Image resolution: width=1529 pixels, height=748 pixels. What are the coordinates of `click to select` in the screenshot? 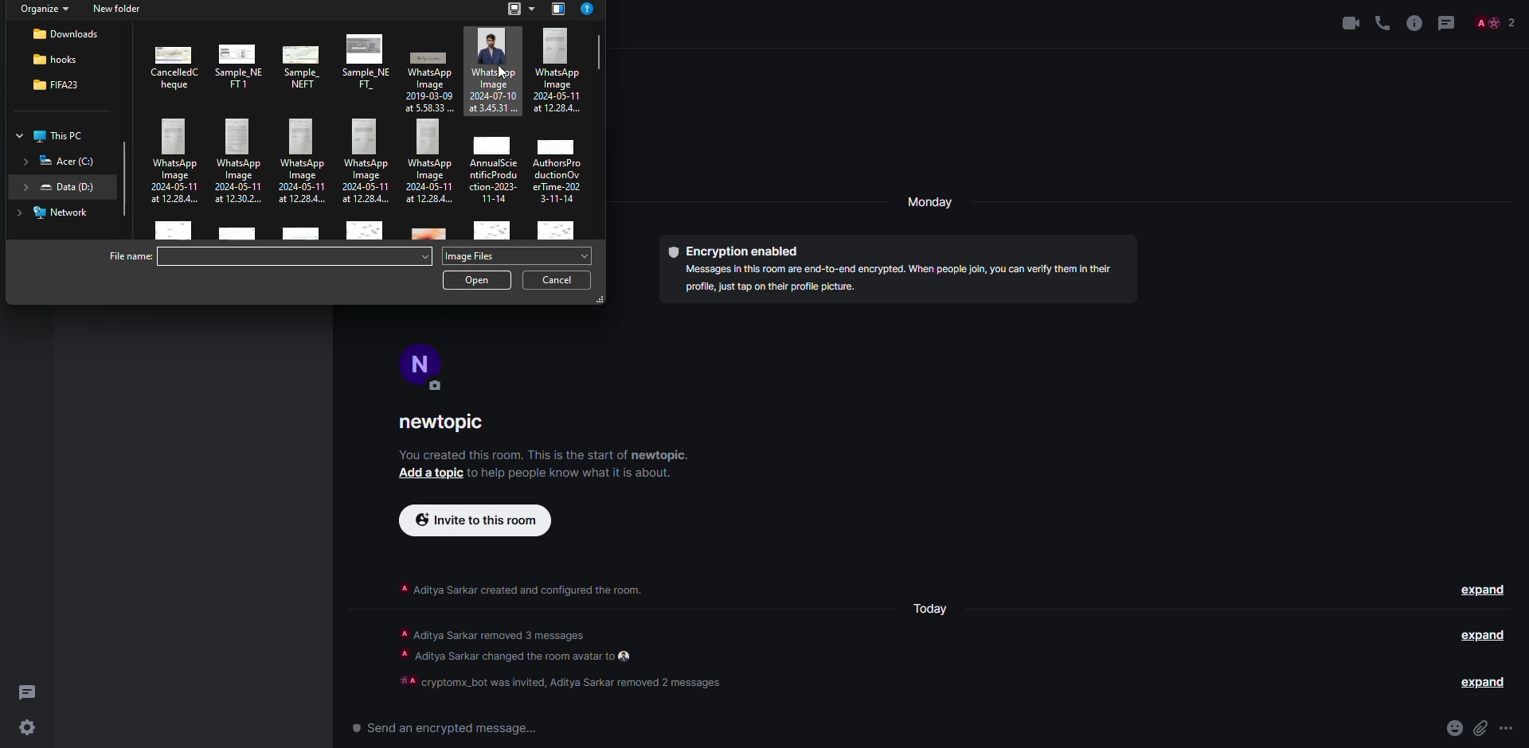 It's located at (493, 70).